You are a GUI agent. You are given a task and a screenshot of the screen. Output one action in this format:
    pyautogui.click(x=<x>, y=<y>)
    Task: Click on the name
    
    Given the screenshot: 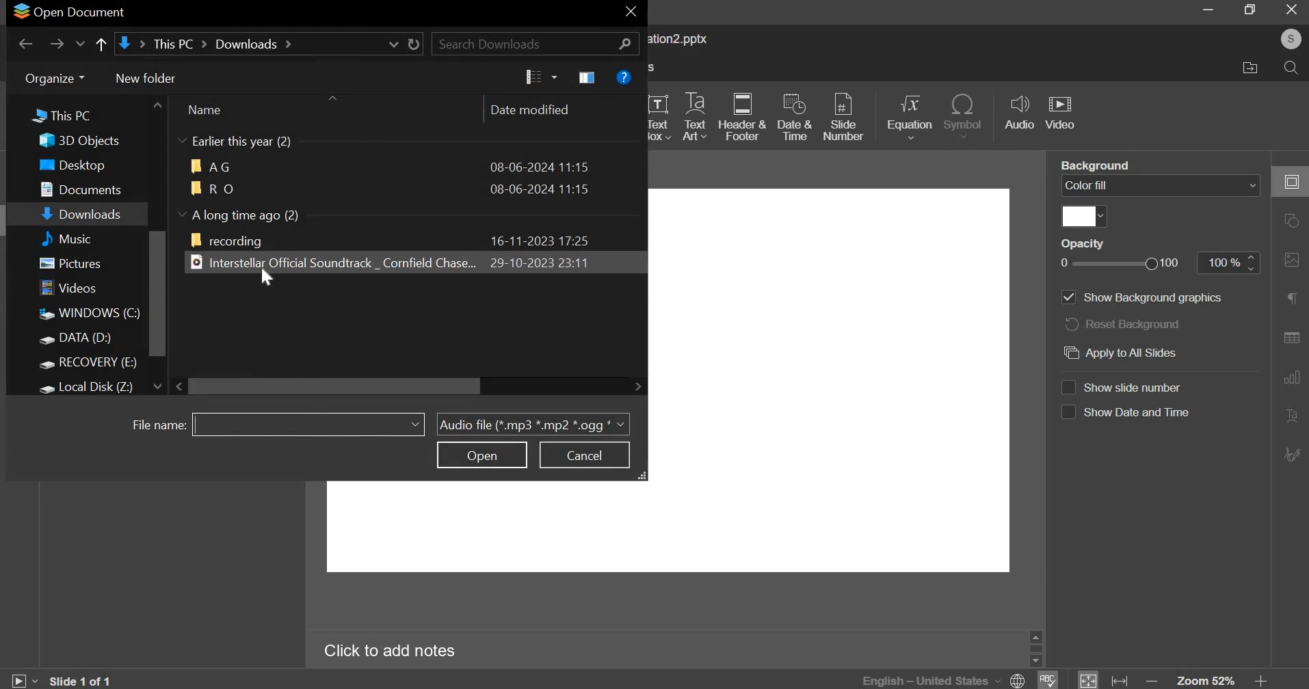 What is the action you would take?
    pyautogui.click(x=211, y=110)
    